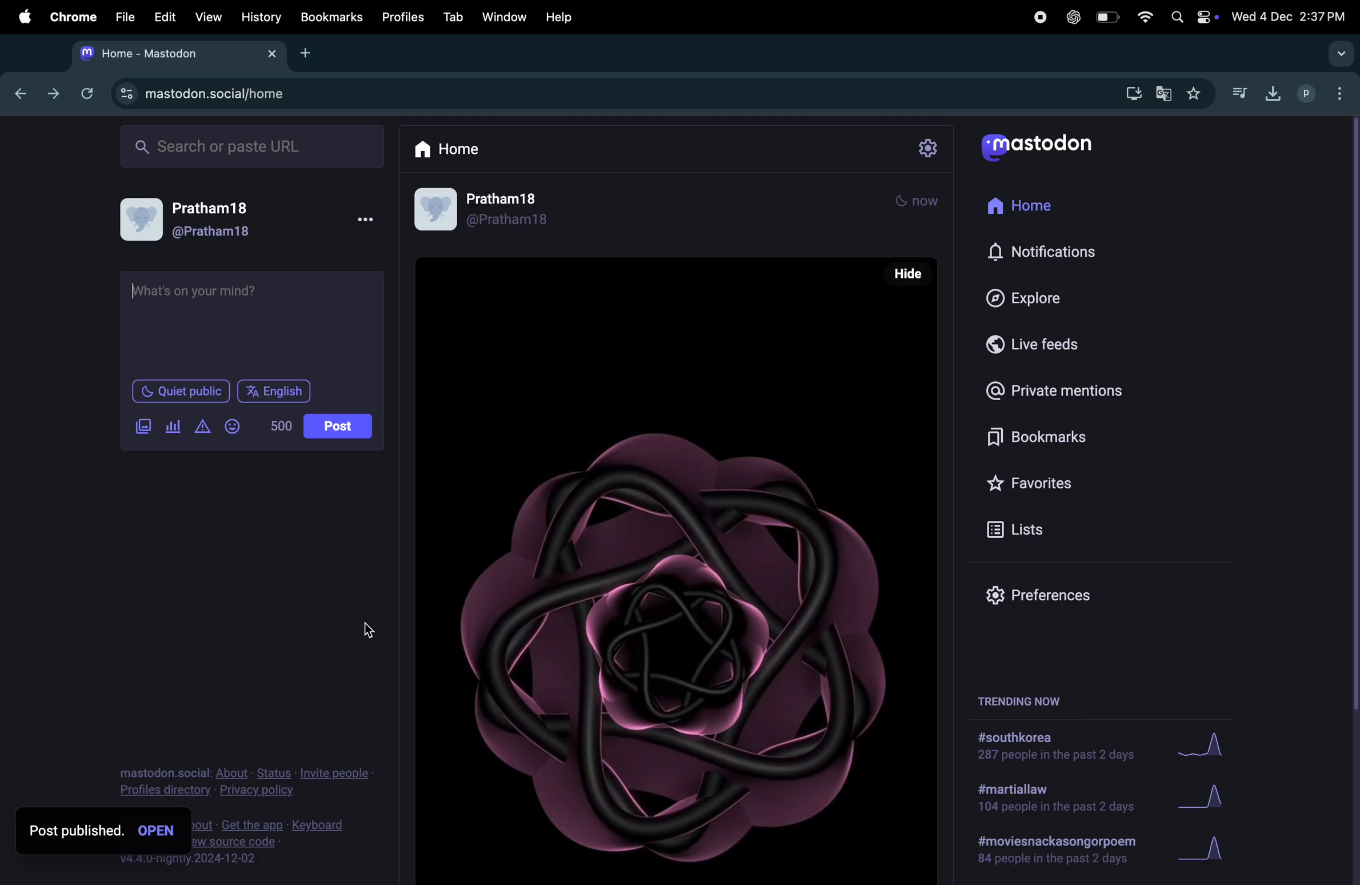 This screenshot has height=885, width=1360. I want to click on lists, so click(1025, 528).